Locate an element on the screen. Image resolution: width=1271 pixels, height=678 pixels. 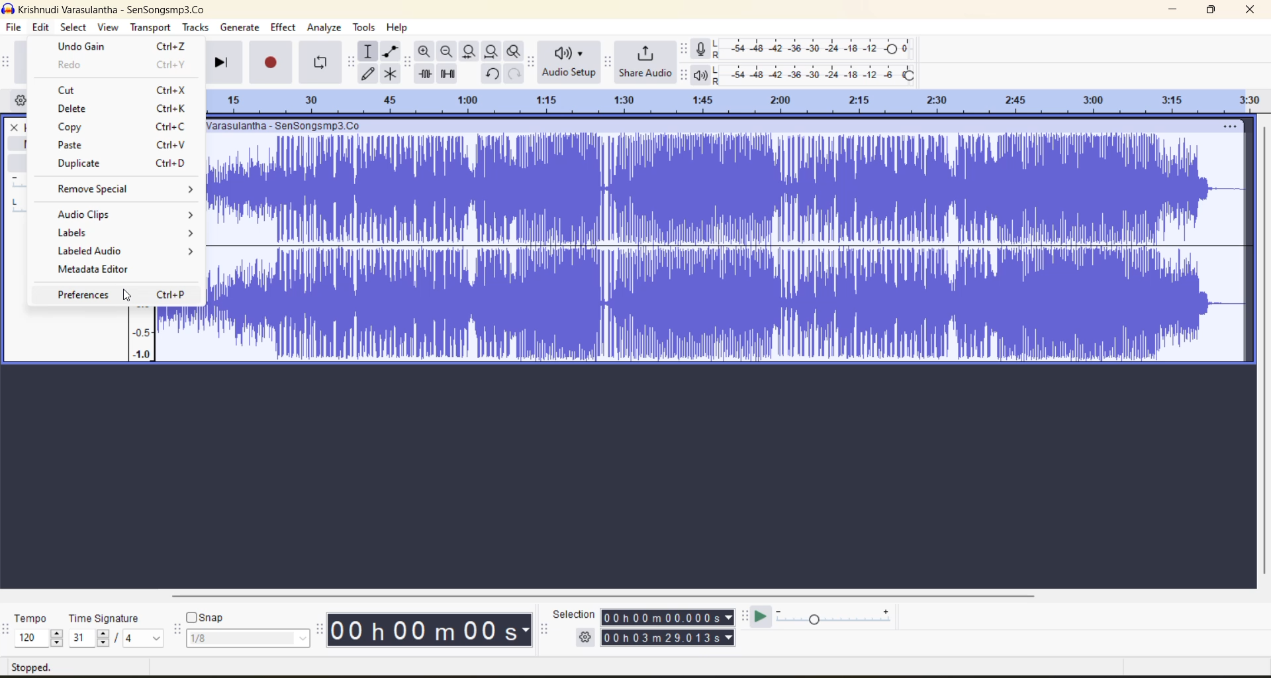
metadata editor is located at coordinates (122, 269).